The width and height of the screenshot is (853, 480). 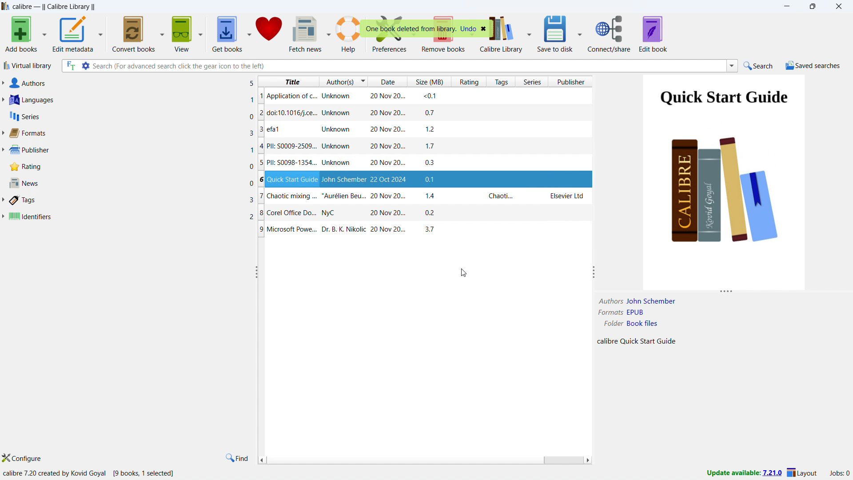 I want to click on One book deleted from library, so click(x=426, y=29).